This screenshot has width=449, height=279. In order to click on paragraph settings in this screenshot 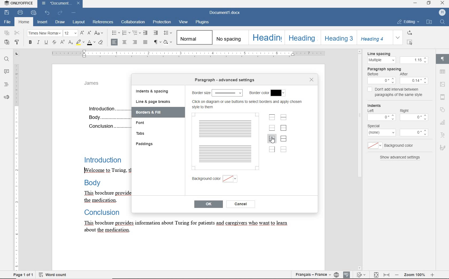, I will do `click(443, 59)`.